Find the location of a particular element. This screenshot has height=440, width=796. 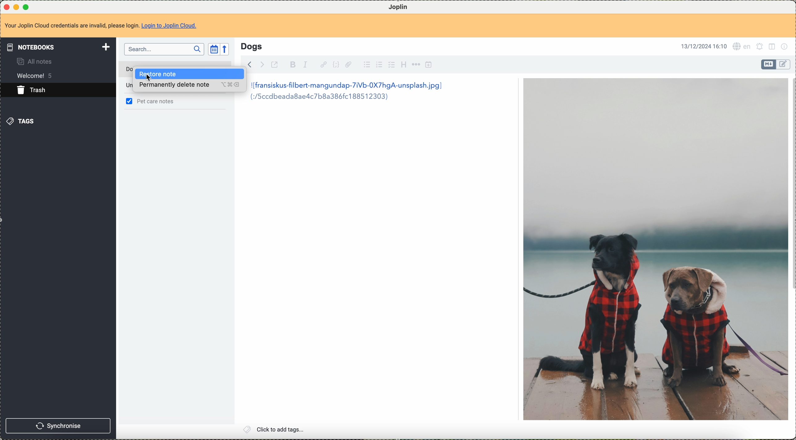

hyperlink is located at coordinates (322, 64).